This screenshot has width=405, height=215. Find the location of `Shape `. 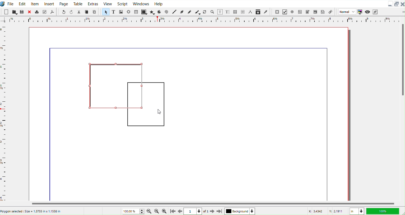

Shape  is located at coordinates (144, 12).